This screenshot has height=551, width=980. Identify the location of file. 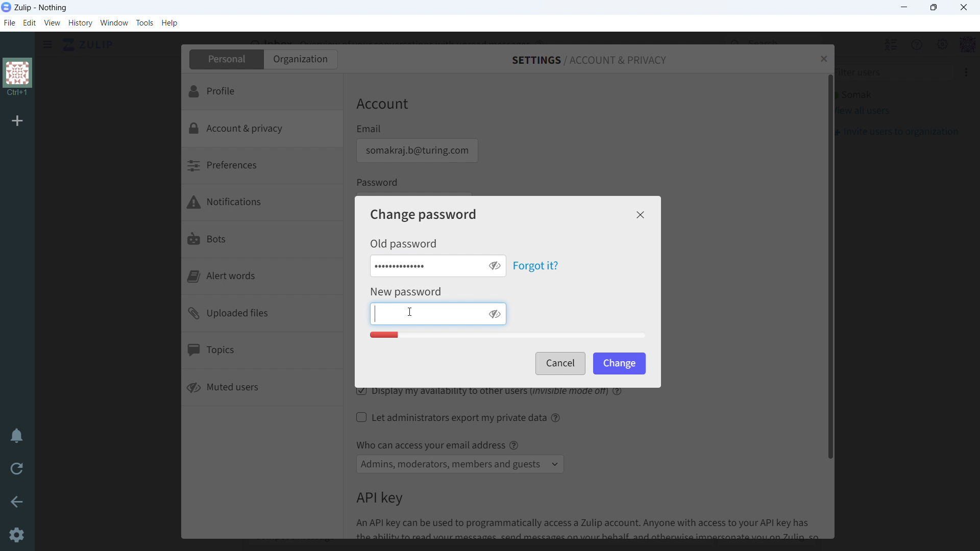
(10, 22).